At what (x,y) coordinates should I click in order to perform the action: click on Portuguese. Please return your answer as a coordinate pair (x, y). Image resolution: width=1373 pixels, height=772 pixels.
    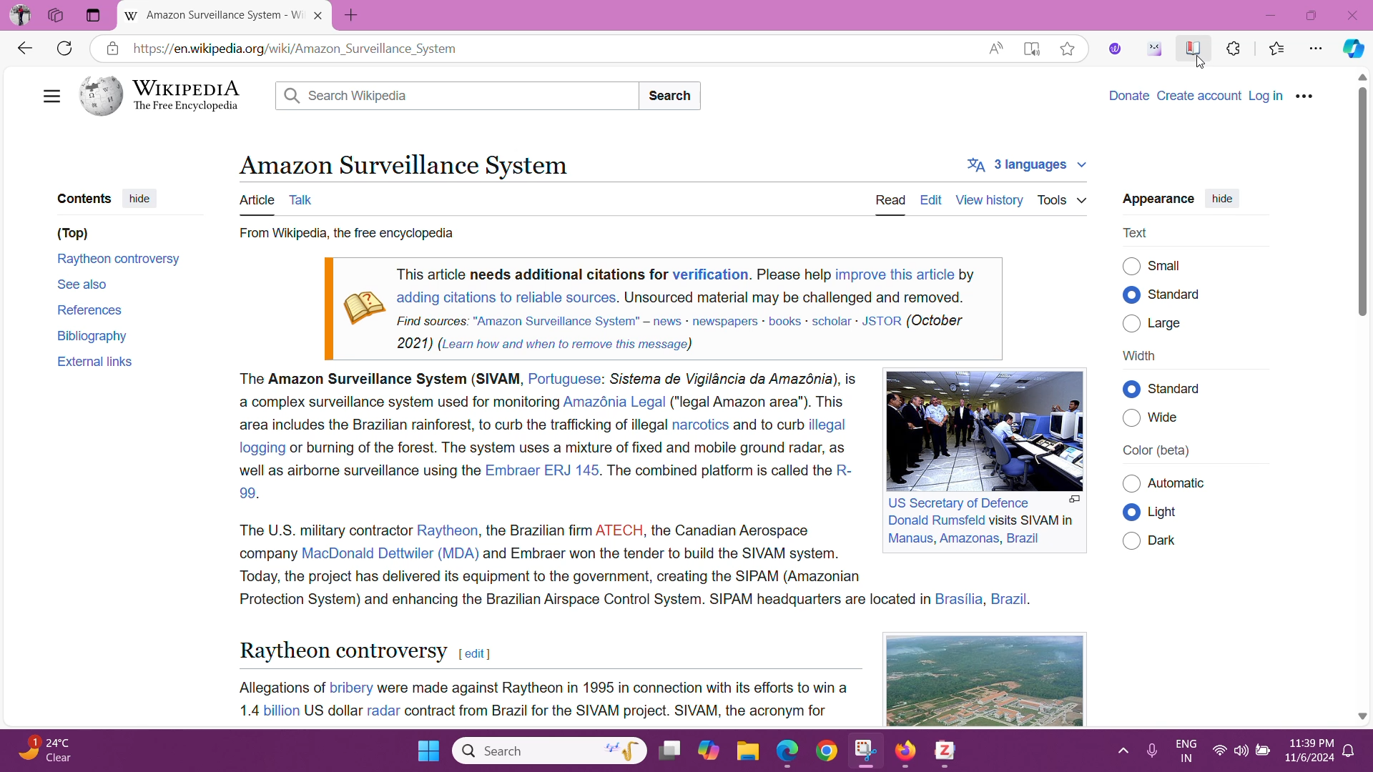
    Looking at the image, I should click on (564, 380).